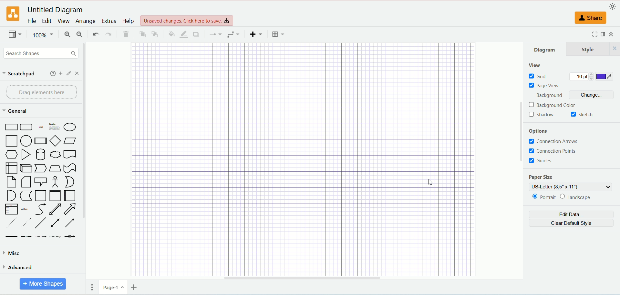 The width and height of the screenshot is (620, 295). Describe the element at coordinates (556, 141) in the screenshot. I see `connection arrow` at that location.